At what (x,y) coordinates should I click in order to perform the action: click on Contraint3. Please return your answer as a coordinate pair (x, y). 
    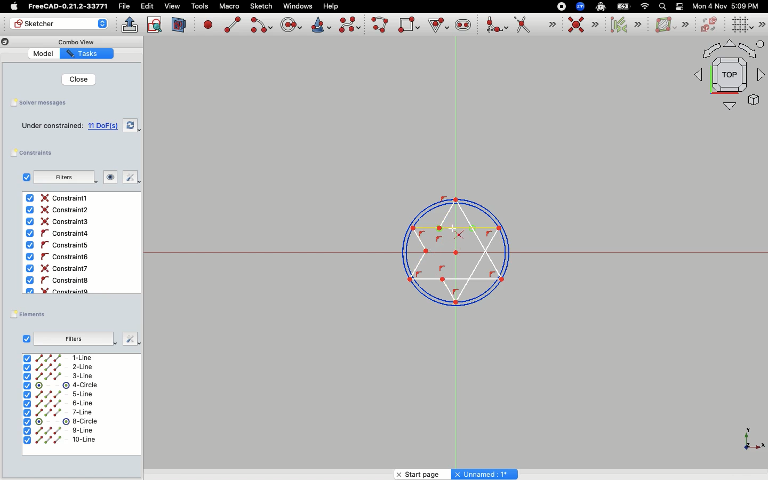
    Looking at the image, I should click on (59, 222).